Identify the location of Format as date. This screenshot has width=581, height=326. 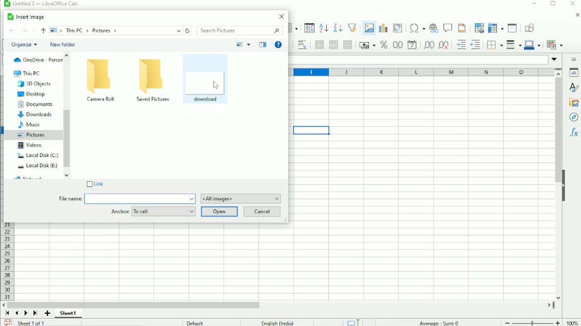
(412, 45).